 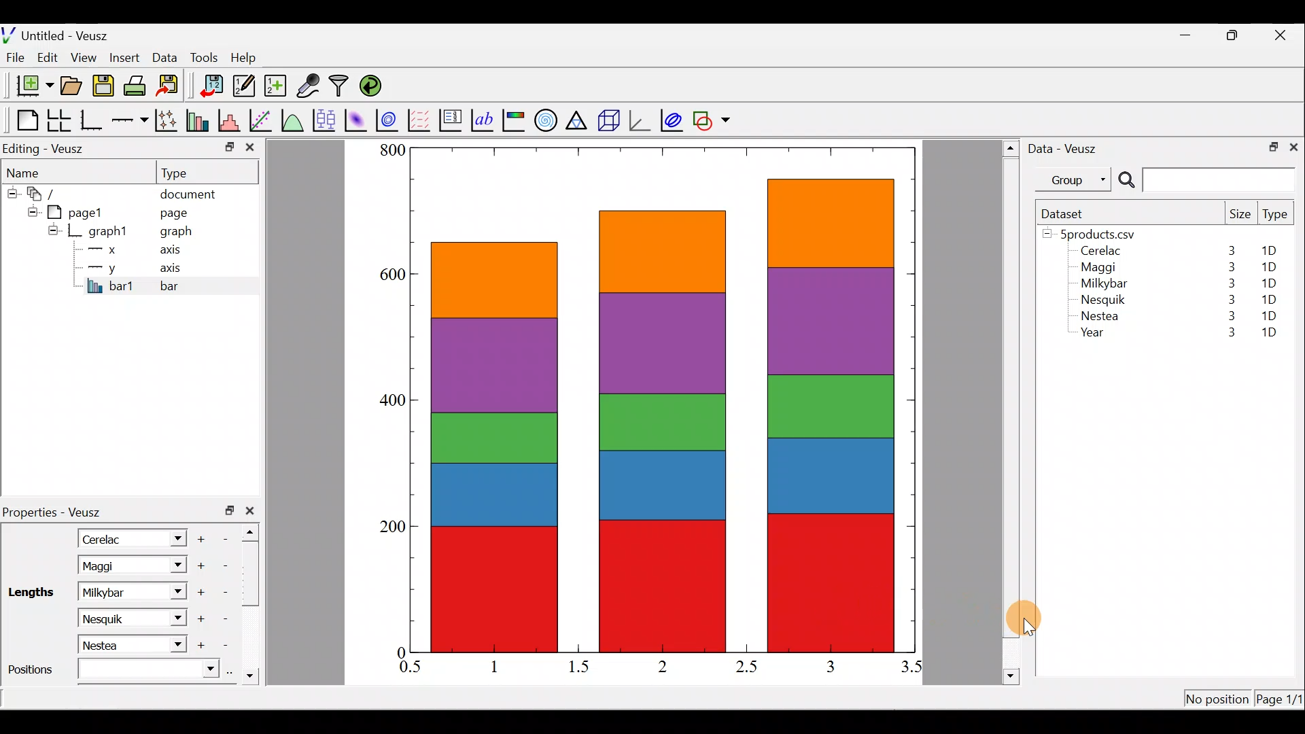 What do you see at coordinates (117, 591) in the screenshot?
I see `Milkybar` at bounding box center [117, 591].